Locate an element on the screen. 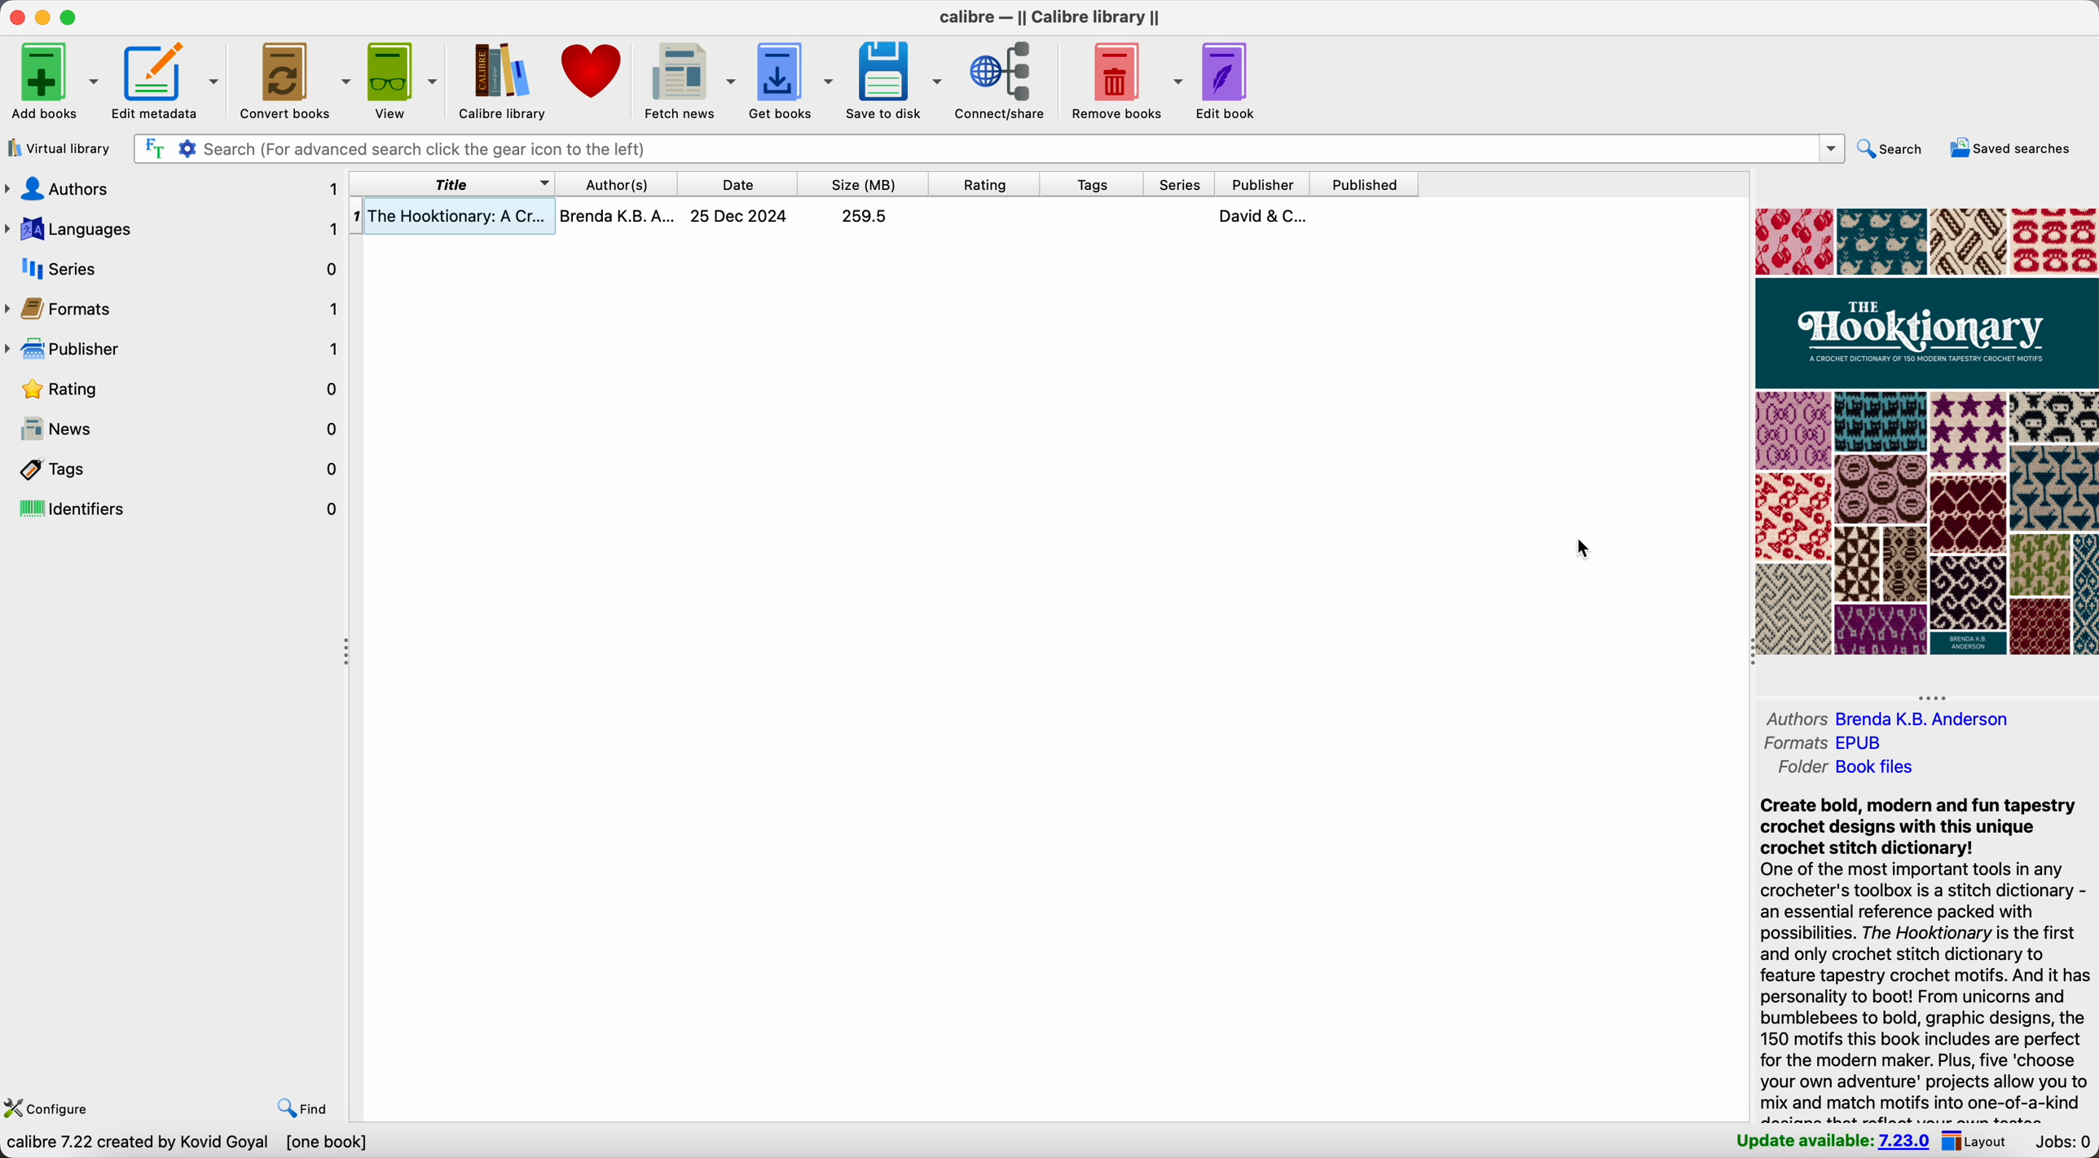 Image resolution: width=2099 pixels, height=1158 pixels. languages is located at coordinates (172, 224).